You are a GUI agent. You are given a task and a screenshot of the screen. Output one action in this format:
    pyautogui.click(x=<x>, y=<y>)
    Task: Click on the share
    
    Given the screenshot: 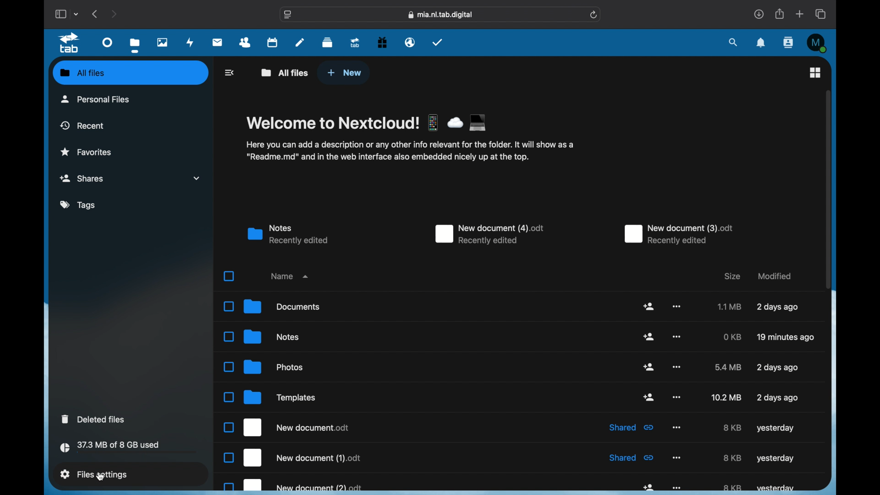 What is the action you would take?
    pyautogui.click(x=779, y=14)
    